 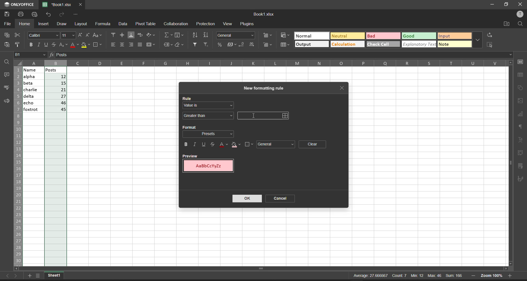 What do you see at coordinates (195, 144) in the screenshot?
I see `italic` at bounding box center [195, 144].